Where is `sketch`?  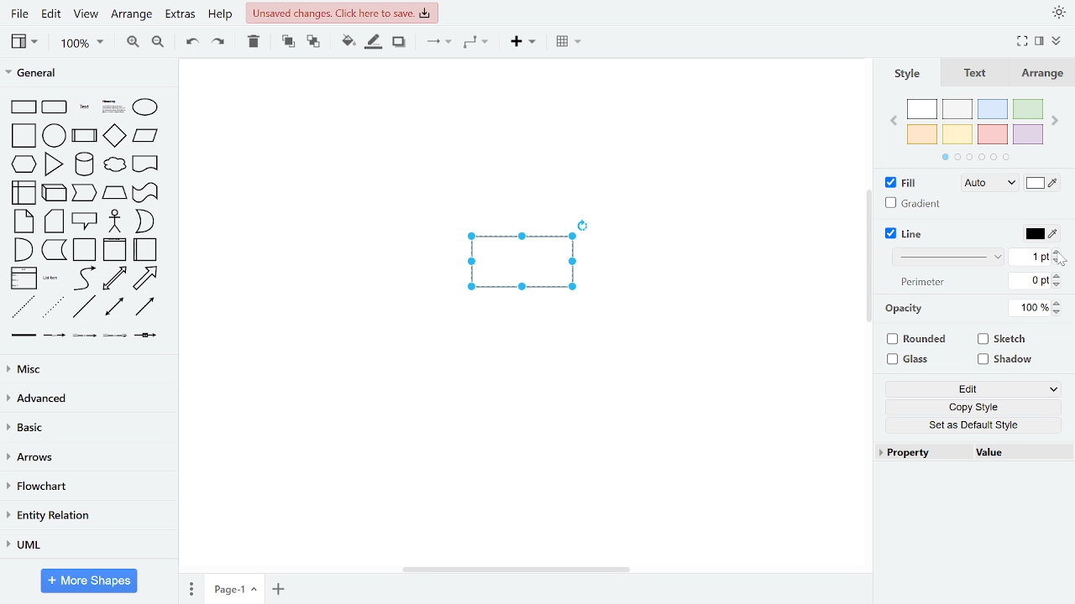 sketch is located at coordinates (1005, 339).